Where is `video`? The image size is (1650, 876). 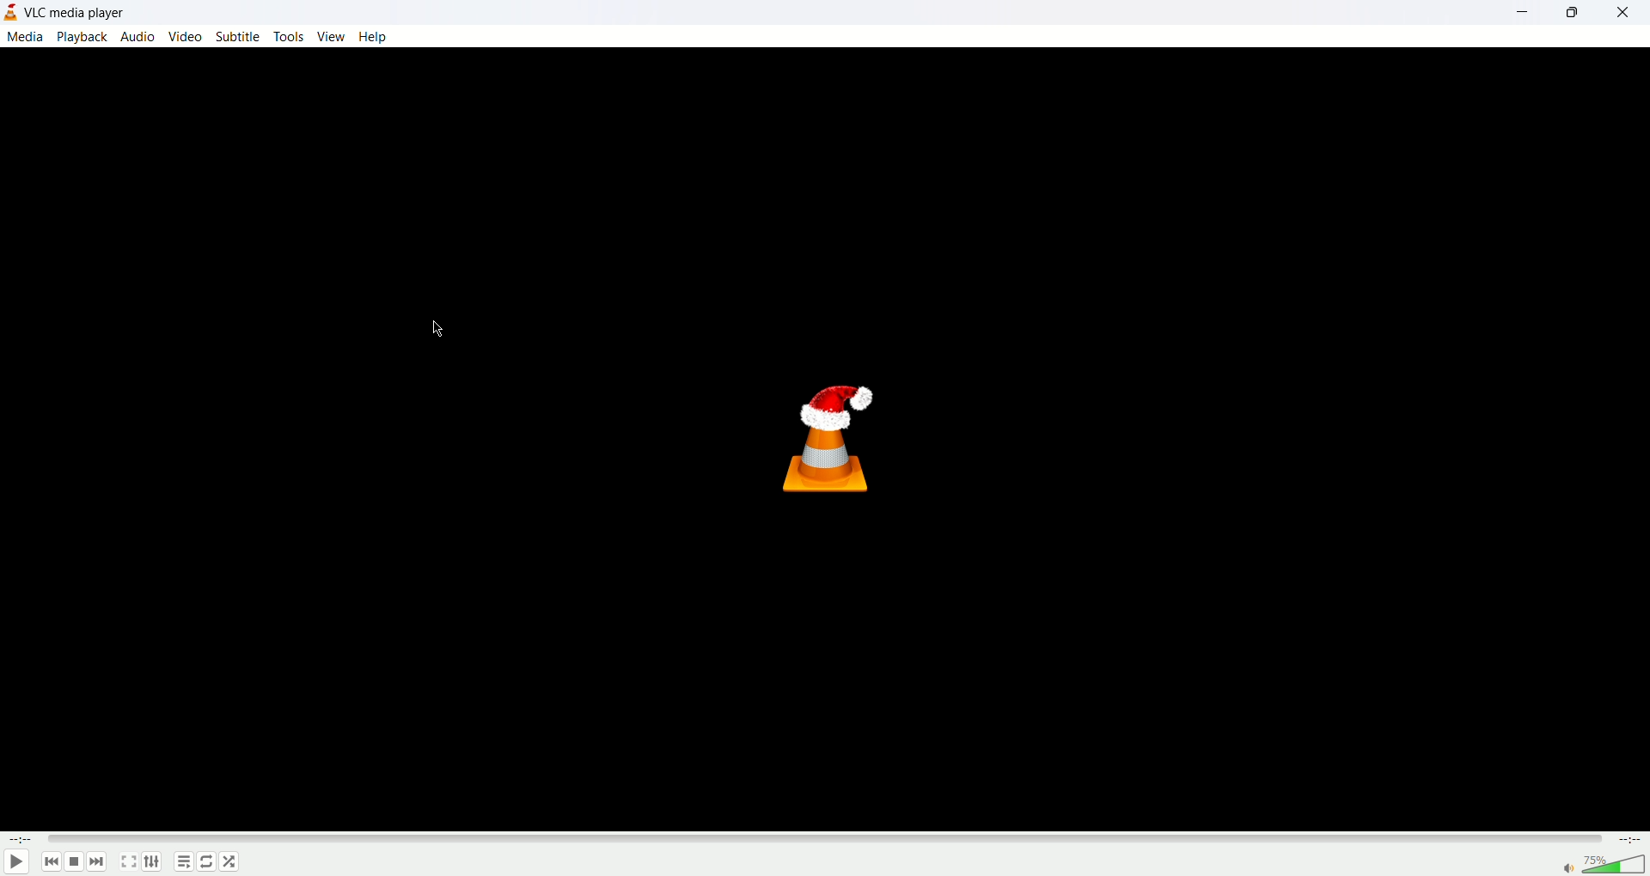
video is located at coordinates (185, 37).